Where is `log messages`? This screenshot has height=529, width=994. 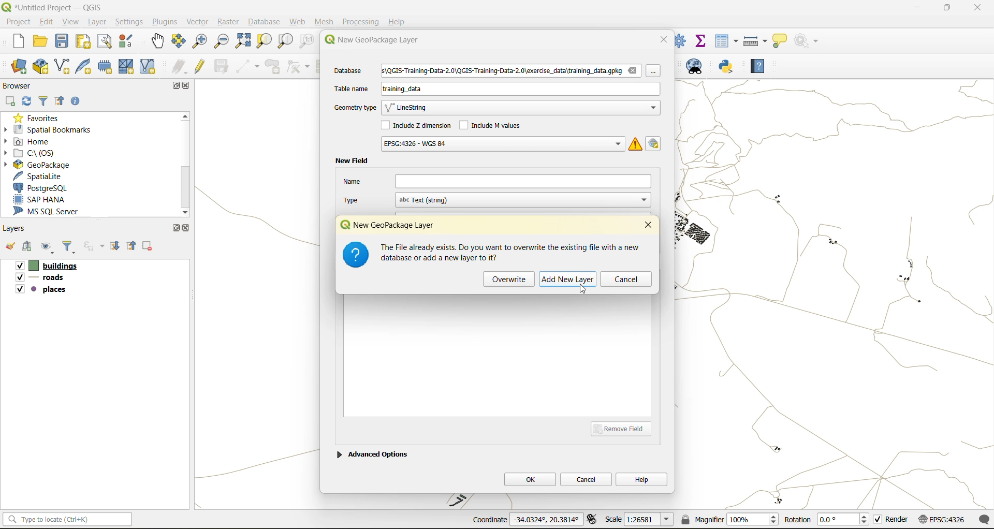 log messages is located at coordinates (985, 519).